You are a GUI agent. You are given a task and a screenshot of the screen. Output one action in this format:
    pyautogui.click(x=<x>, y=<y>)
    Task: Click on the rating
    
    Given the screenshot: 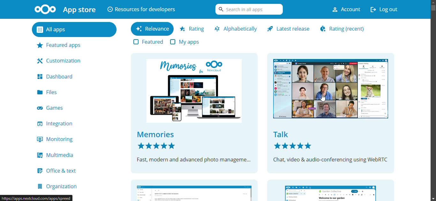 What is the action you would take?
    pyautogui.click(x=345, y=29)
    